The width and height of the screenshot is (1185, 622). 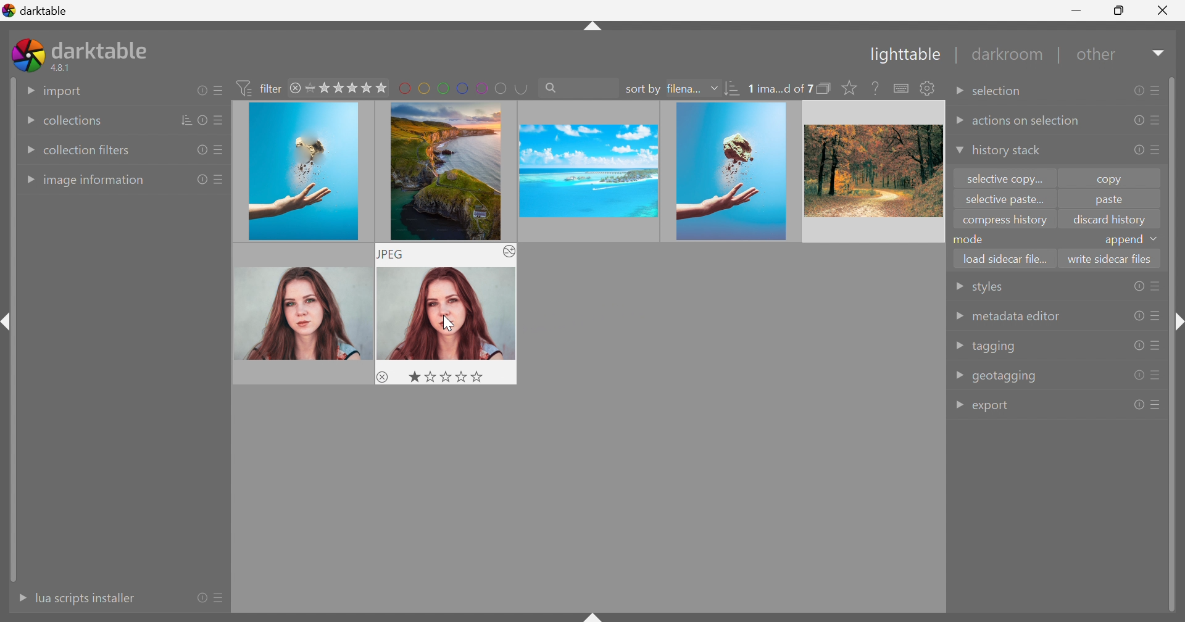 What do you see at coordinates (1139, 376) in the screenshot?
I see `reset` at bounding box center [1139, 376].